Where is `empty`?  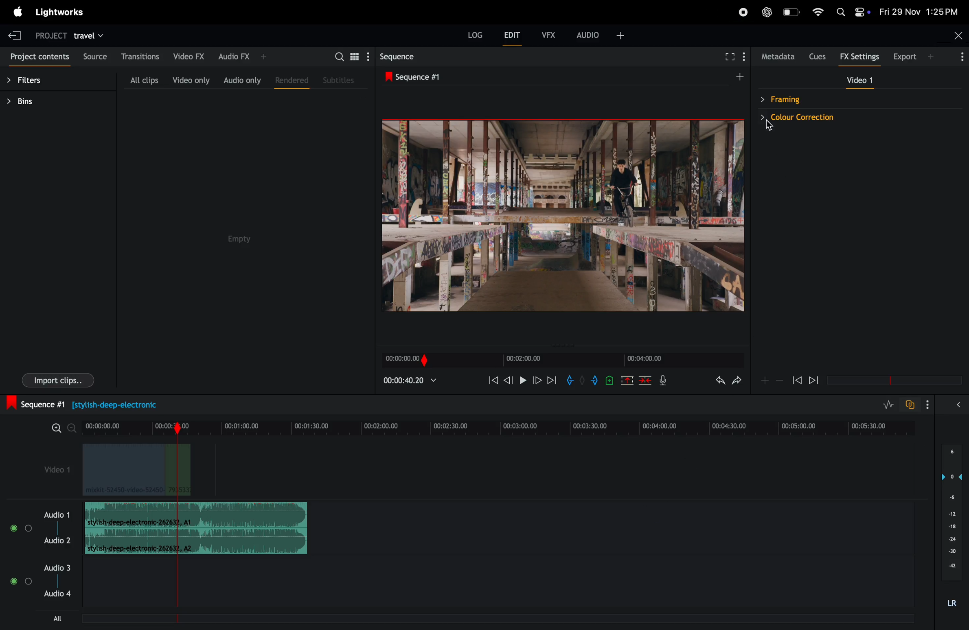 empty is located at coordinates (238, 239).